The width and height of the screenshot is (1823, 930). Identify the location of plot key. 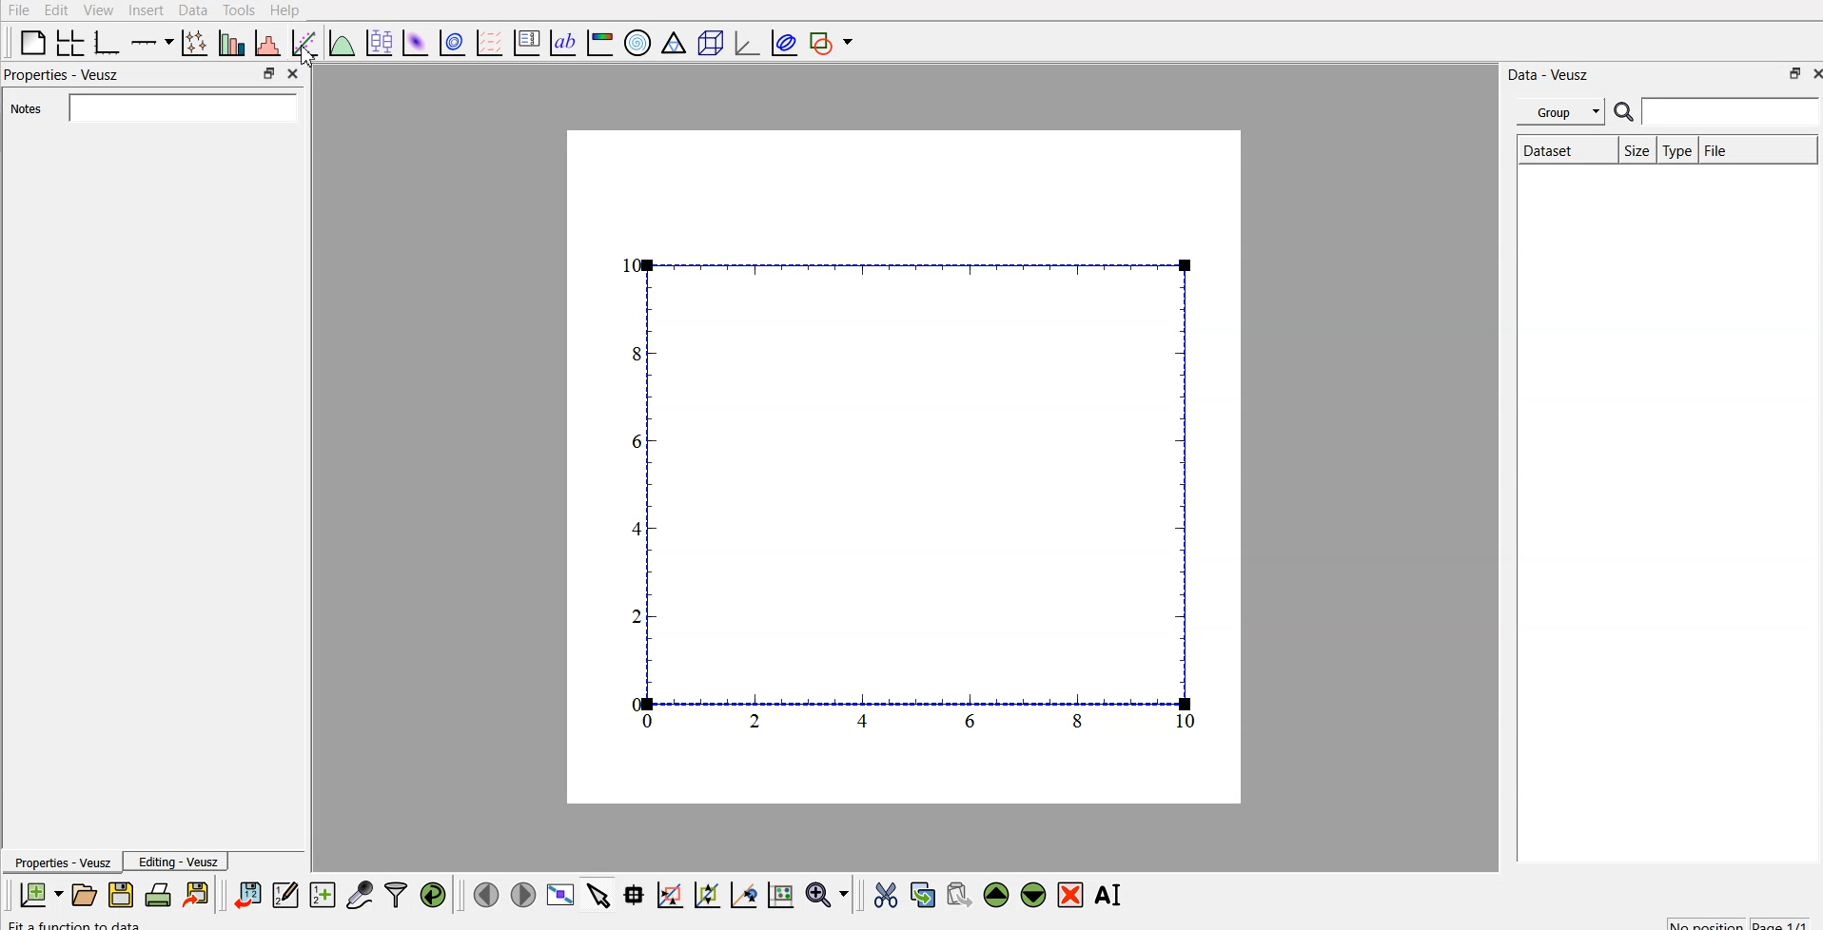
(529, 43).